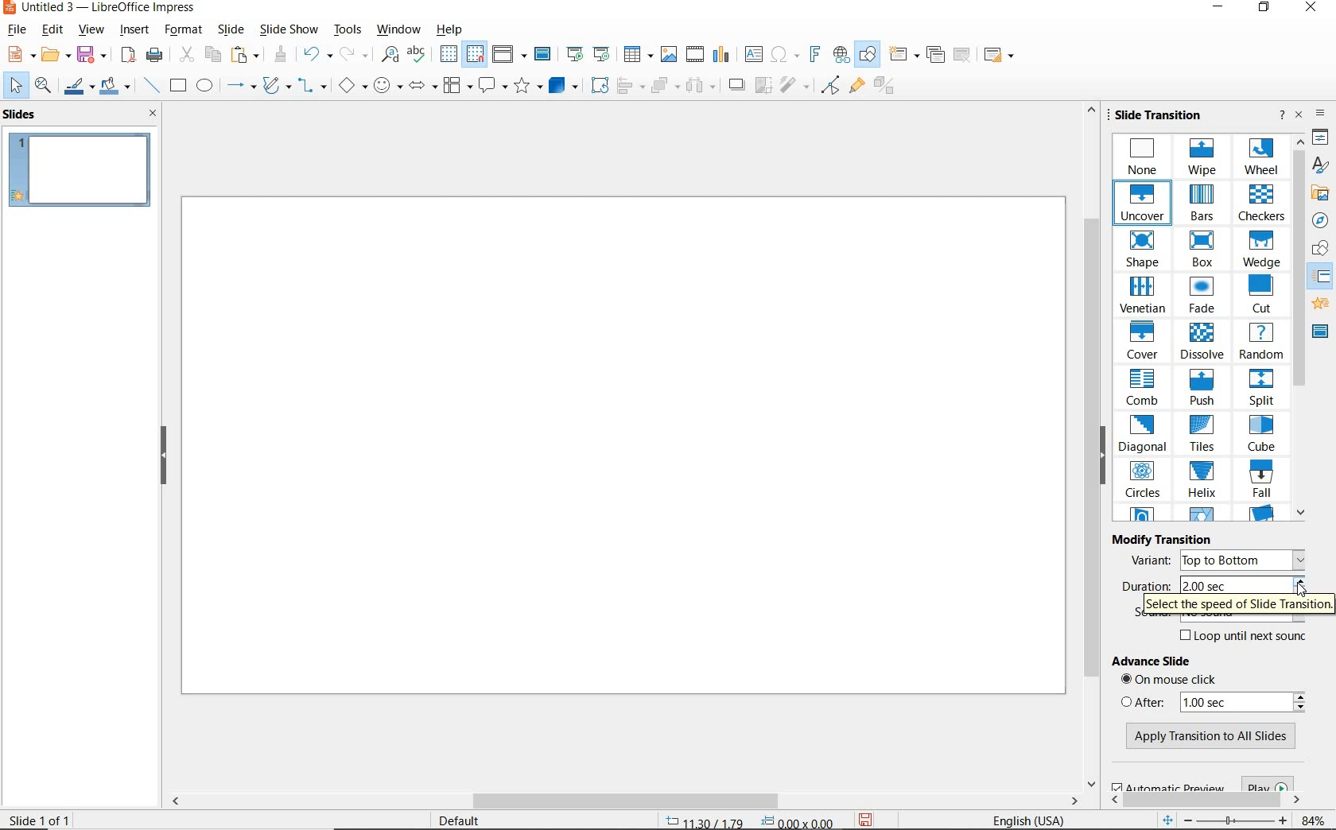 Image resolution: width=1336 pixels, height=830 pixels. Describe the element at coordinates (56, 55) in the screenshot. I see `OPEN` at that location.